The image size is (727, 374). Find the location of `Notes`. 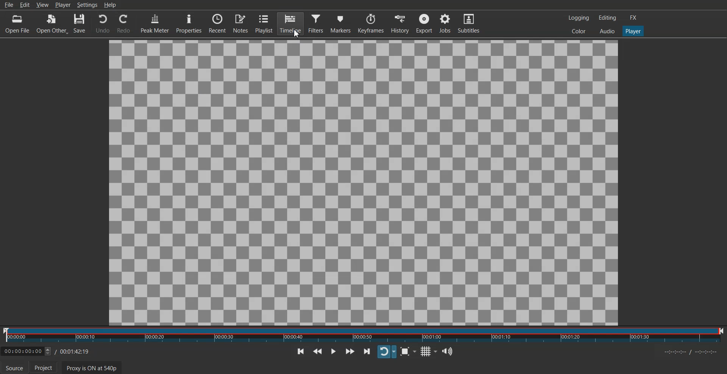

Notes is located at coordinates (240, 23).